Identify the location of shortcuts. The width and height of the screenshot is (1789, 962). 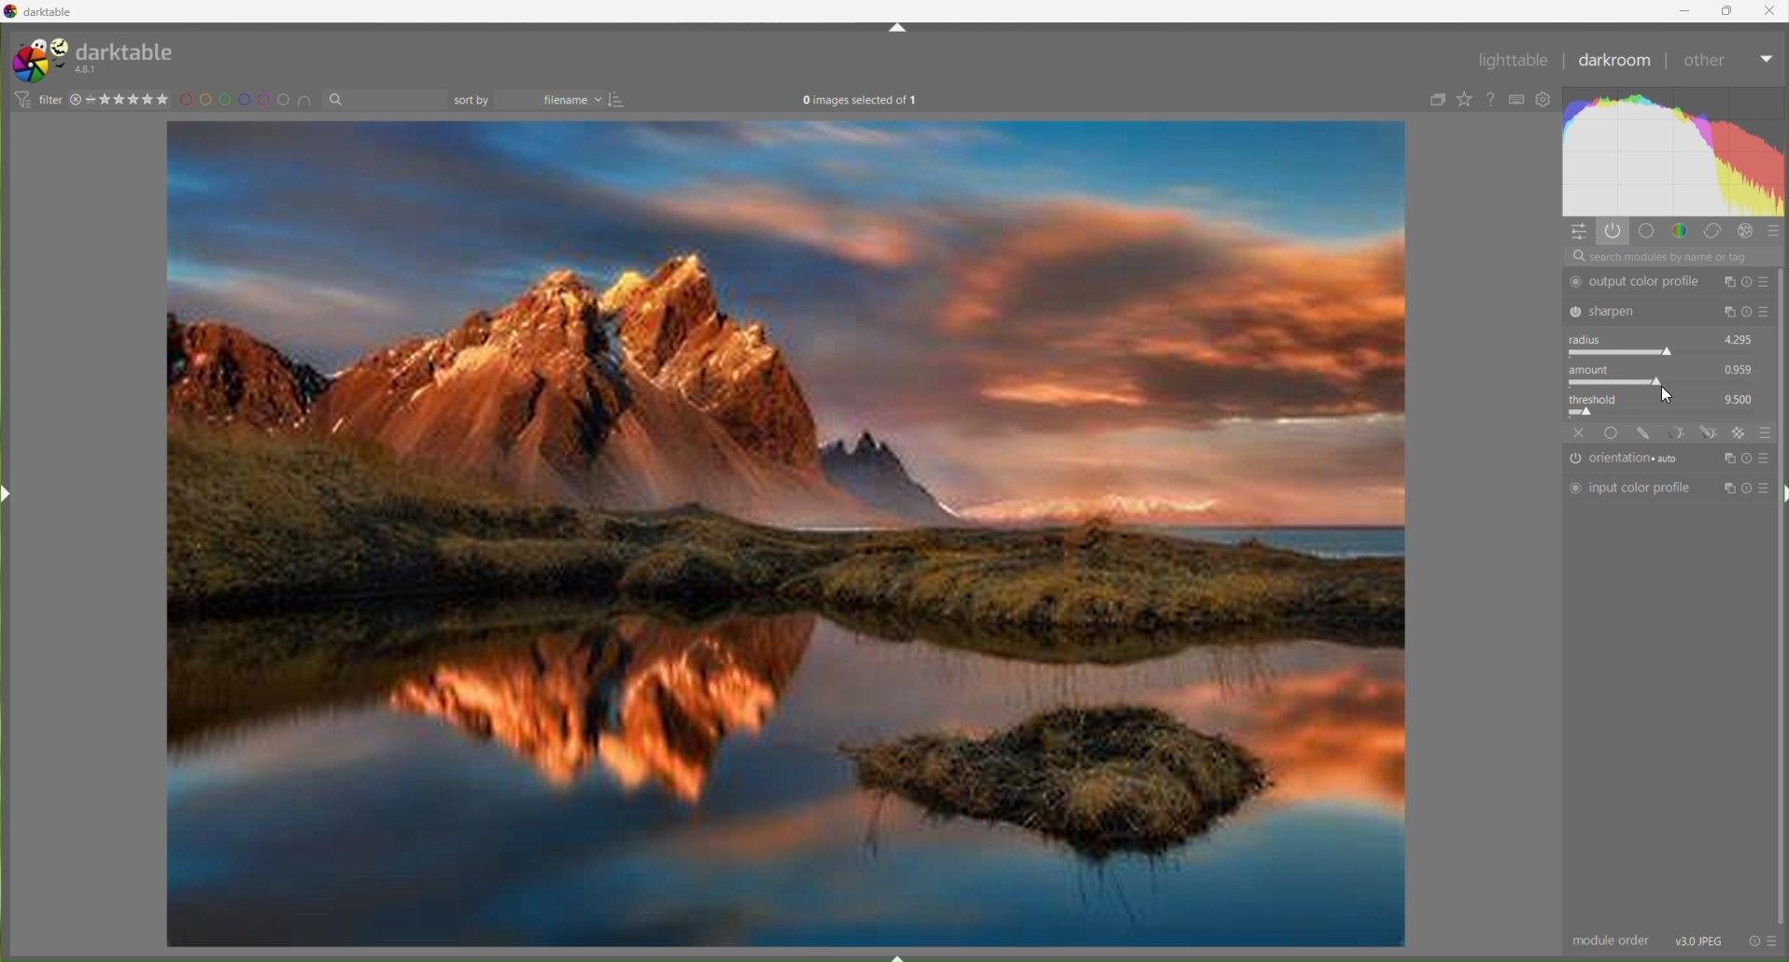
(1518, 100).